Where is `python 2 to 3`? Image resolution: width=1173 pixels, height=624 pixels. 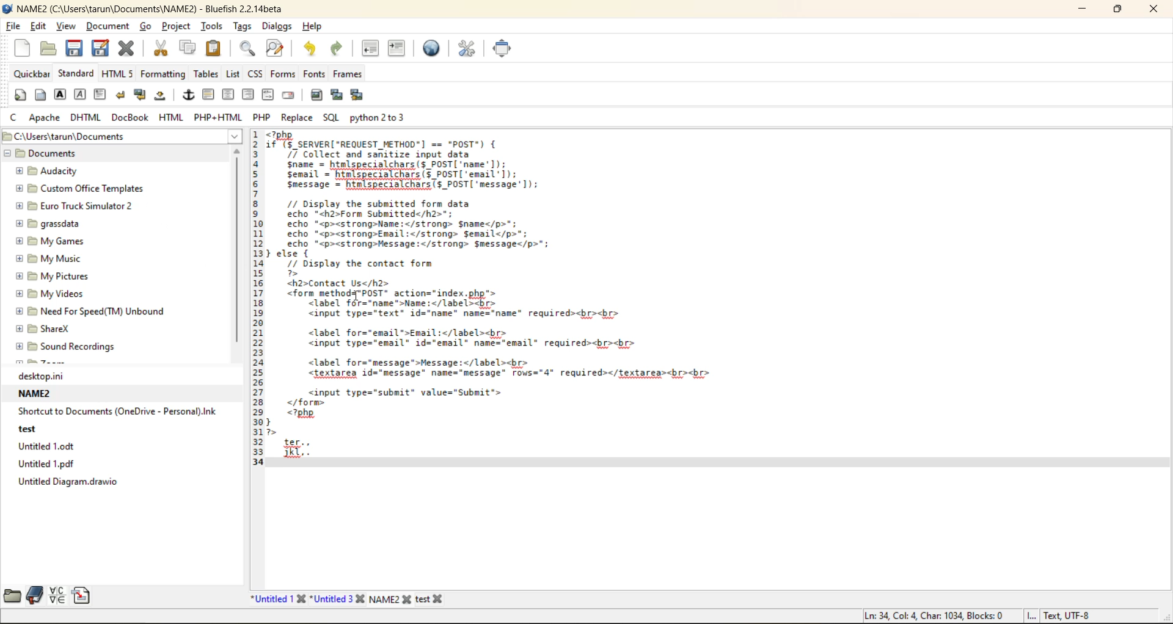 python 2 to 3 is located at coordinates (380, 118).